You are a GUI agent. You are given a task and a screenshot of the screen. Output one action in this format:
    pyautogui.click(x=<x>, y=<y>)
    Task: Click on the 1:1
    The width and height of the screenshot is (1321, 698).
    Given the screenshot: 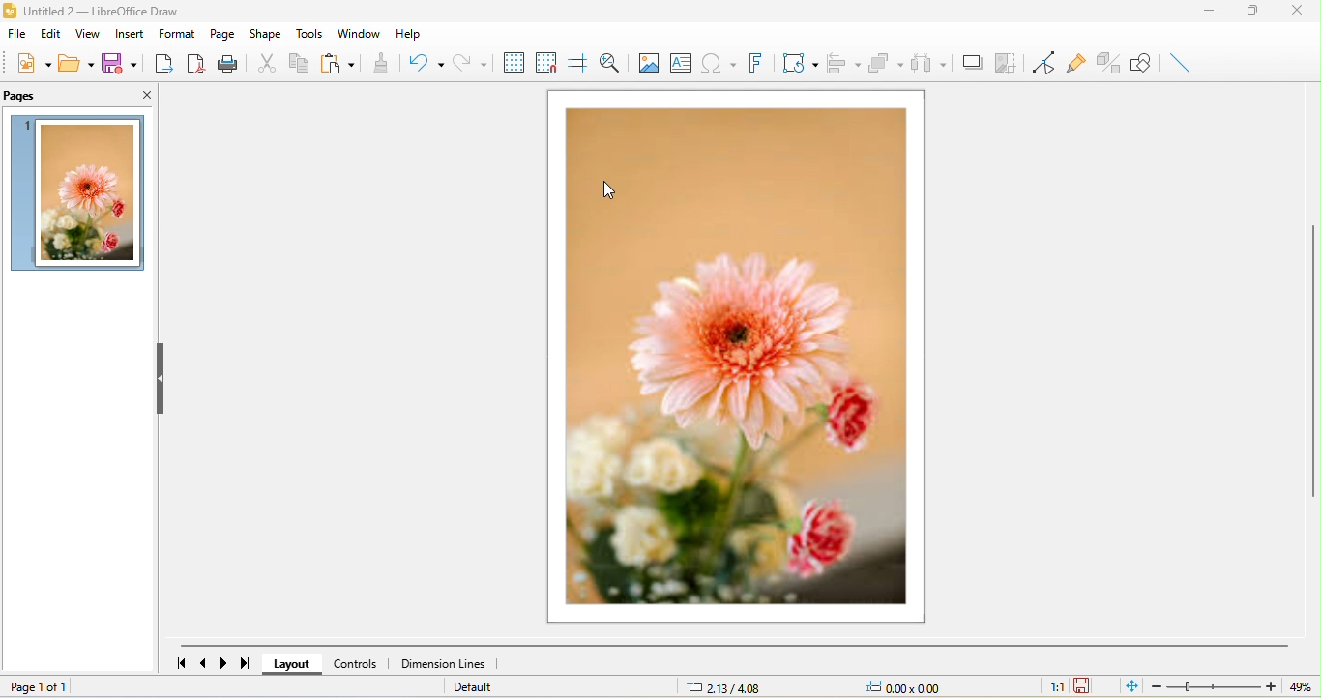 What is the action you would take?
    pyautogui.click(x=1056, y=688)
    